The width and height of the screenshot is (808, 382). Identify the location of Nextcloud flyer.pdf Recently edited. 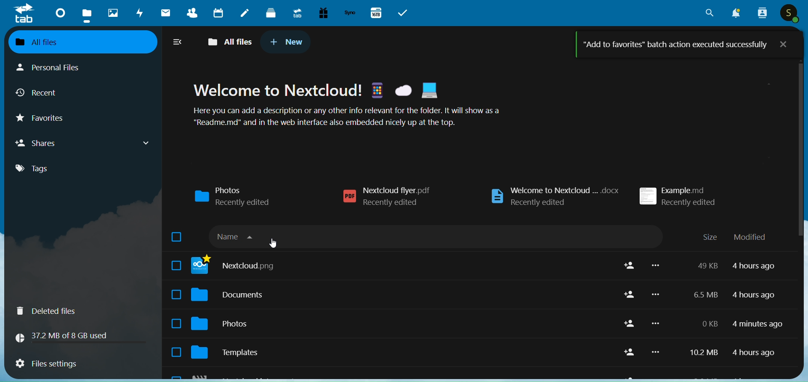
(386, 196).